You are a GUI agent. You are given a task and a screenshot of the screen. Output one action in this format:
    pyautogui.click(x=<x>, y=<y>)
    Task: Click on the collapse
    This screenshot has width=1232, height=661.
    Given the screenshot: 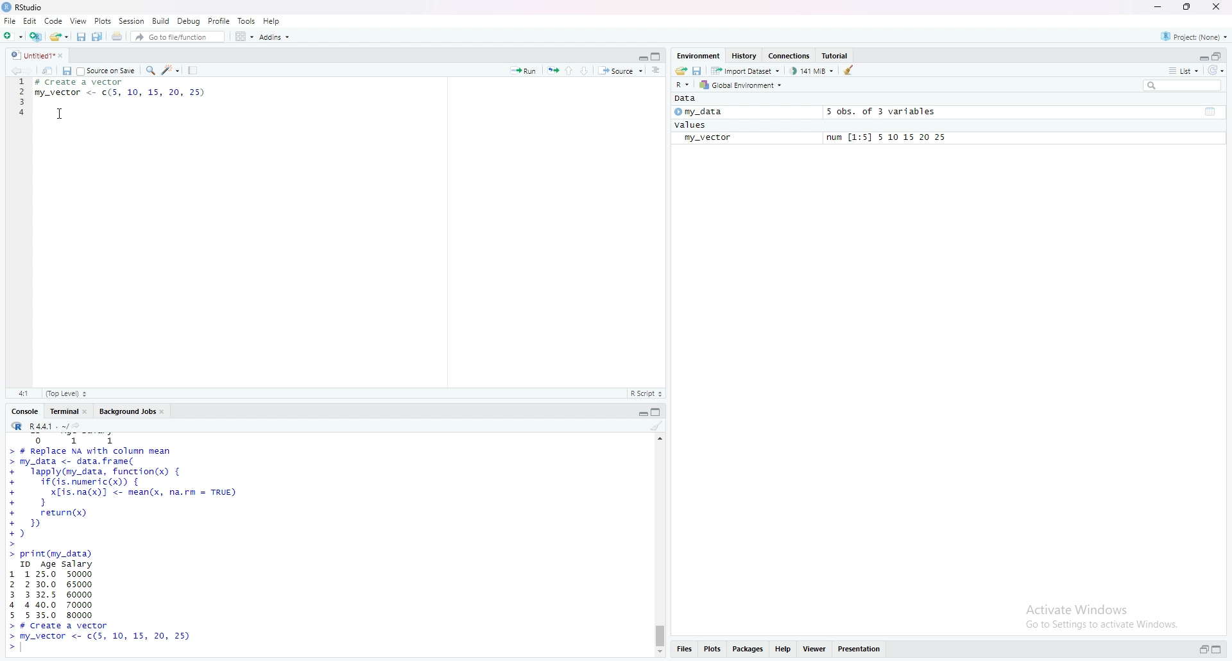 What is the action you would take?
    pyautogui.click(x=1219, y=56)
    